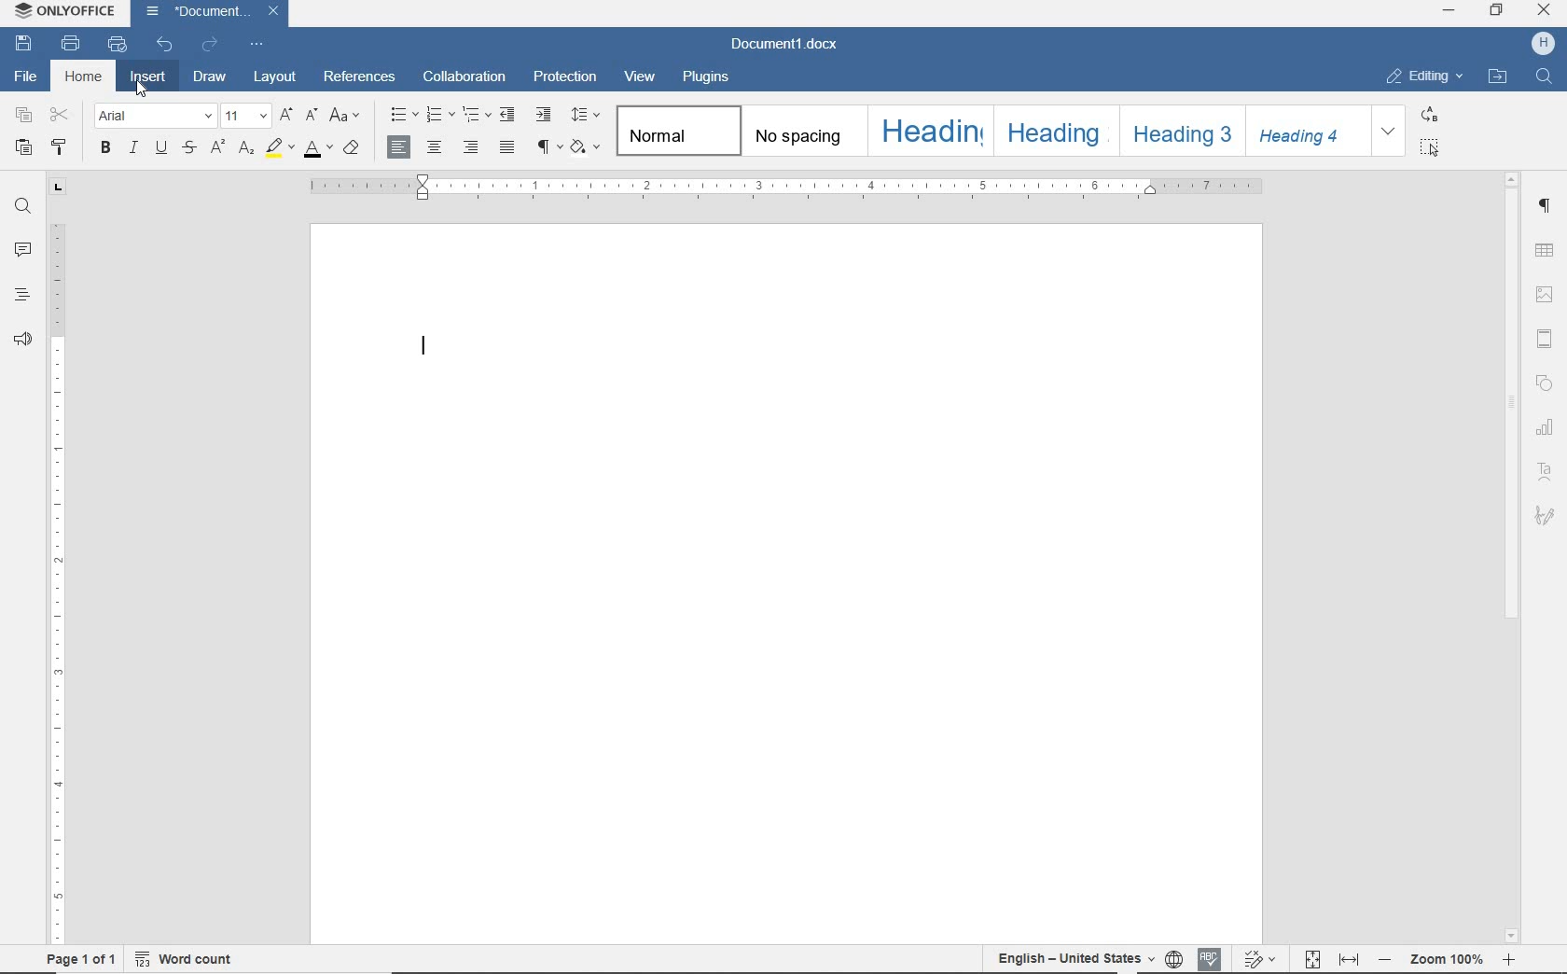 This screenshot has height=974, width=1567. Describe the element at coordinates (82, 81) in the screenshot. I see `home` at that location.